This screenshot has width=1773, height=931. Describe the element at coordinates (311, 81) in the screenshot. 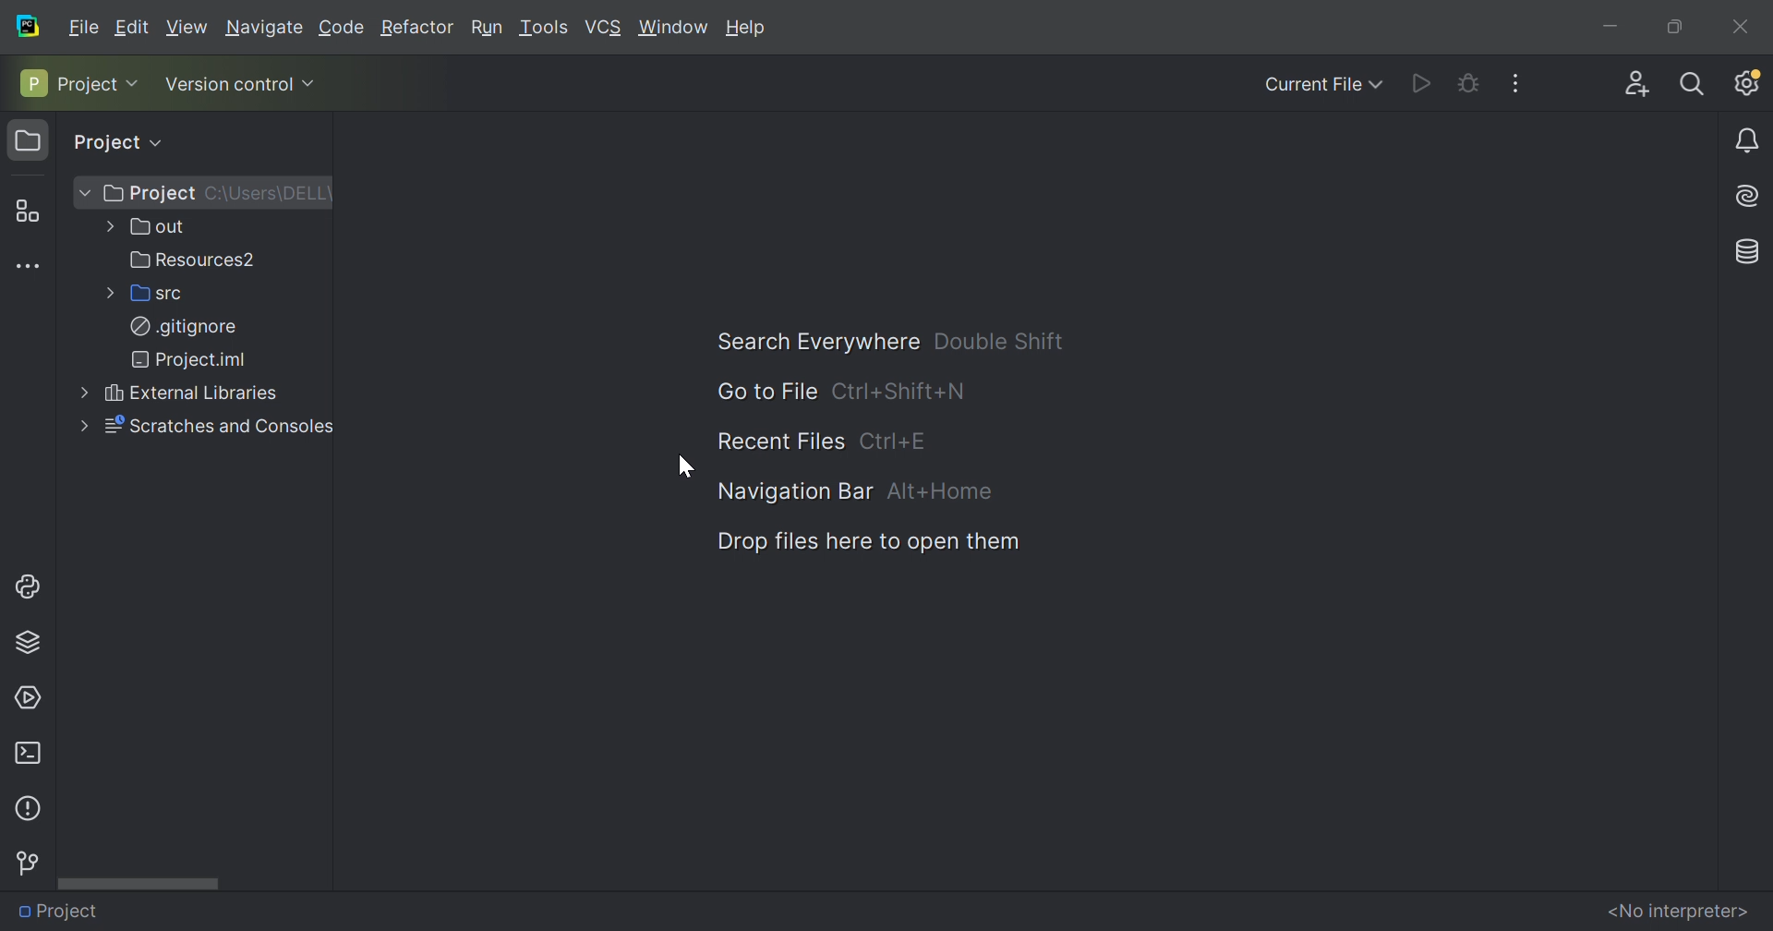

I see `Drop Down` at that location.